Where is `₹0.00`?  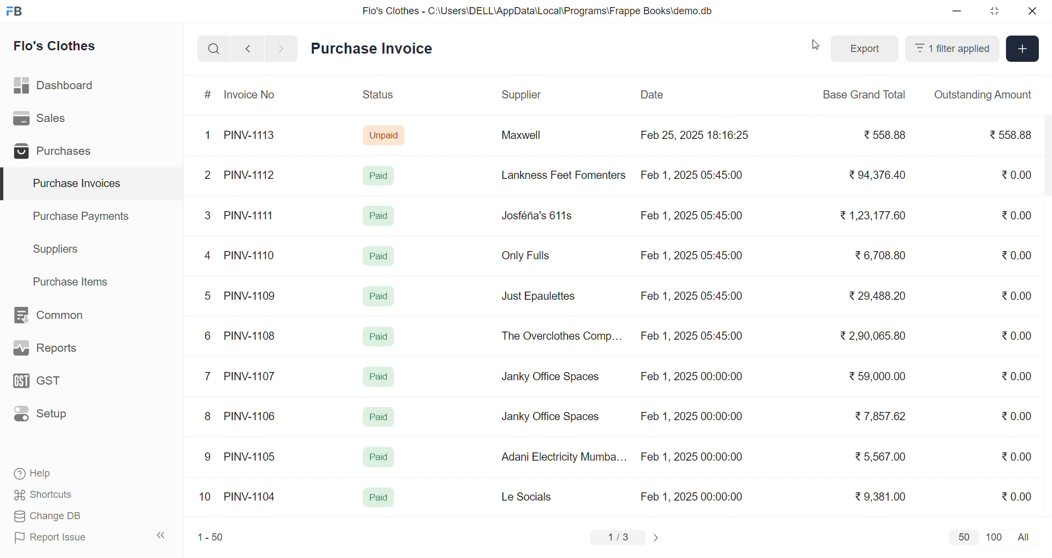
₹0.00 is located at coordinates (1020, 375).